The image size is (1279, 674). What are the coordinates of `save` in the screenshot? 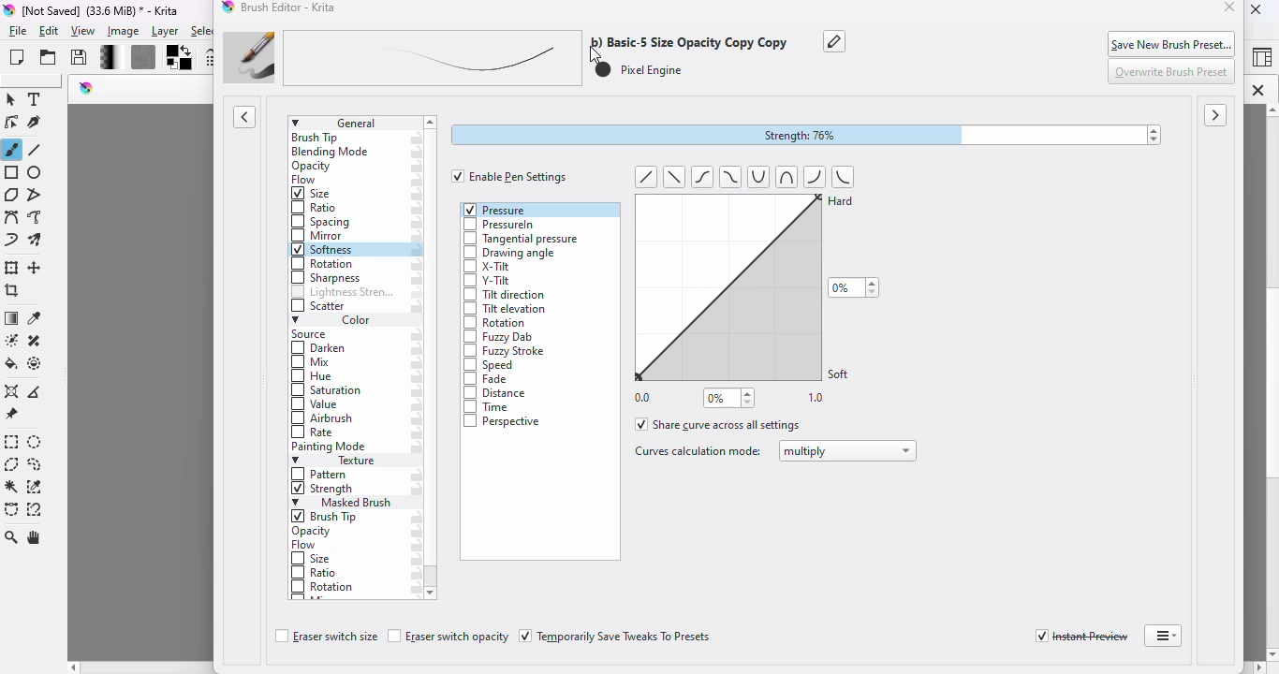 It's located at (80, 57).